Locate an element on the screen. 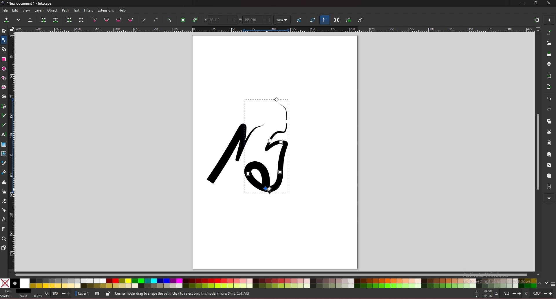 The image size is (556, 299). scroll bar is located at coordinates (537, 151).